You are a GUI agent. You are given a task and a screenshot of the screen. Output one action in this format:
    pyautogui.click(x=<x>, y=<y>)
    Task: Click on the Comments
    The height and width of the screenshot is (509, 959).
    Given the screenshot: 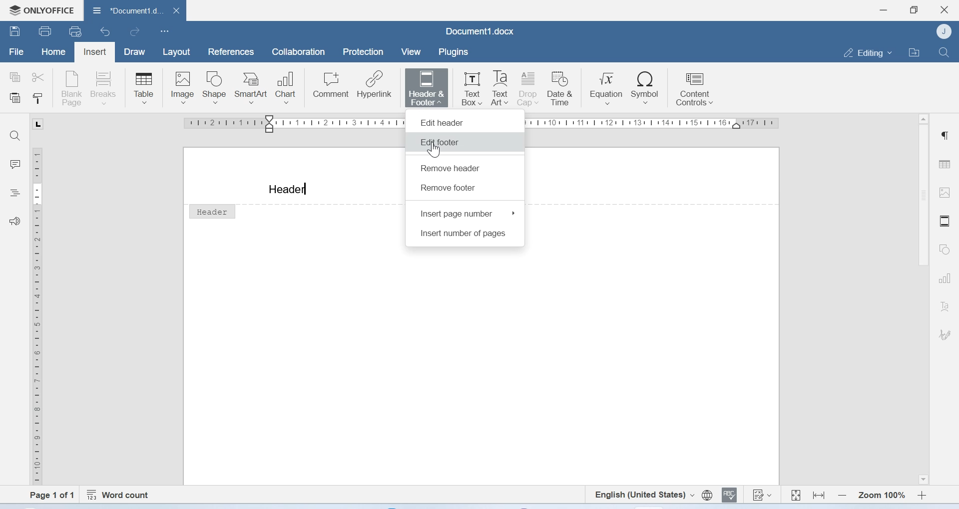 What is the action you would take?
    pyautogui.click(x=15, y=164)
    